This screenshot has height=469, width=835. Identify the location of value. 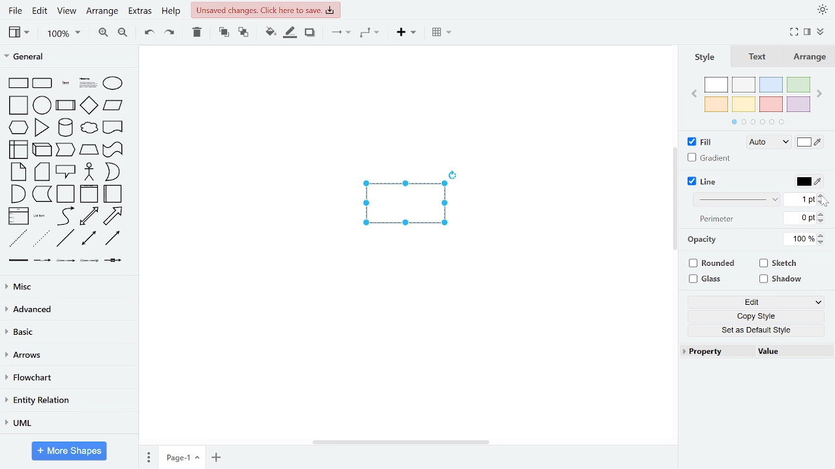
(797, 352).